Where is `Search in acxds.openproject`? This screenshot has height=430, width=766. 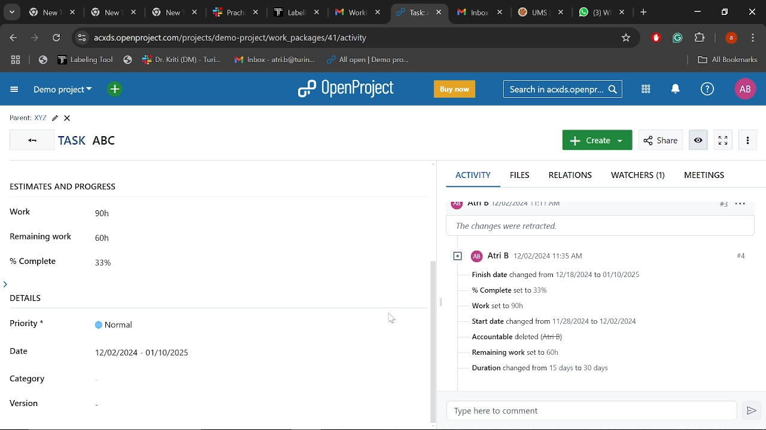
Search in acxds.openproject is located at coordinates (563, 89).